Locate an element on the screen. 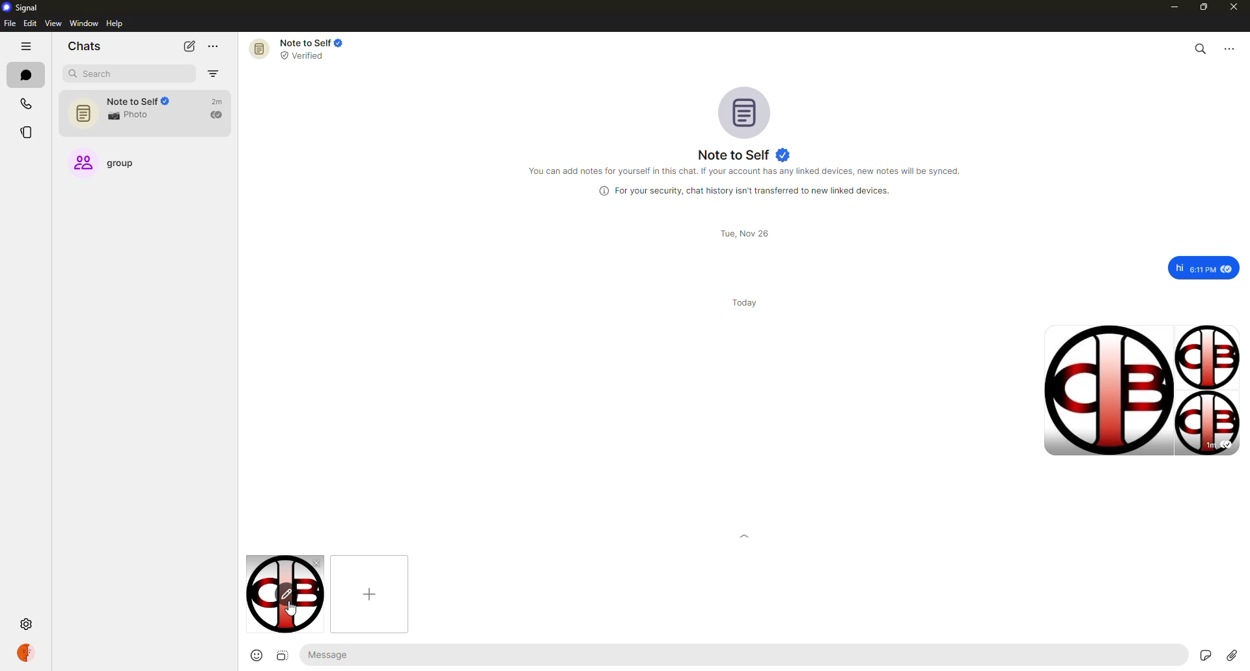  search is located at coordinates (1199, 48).